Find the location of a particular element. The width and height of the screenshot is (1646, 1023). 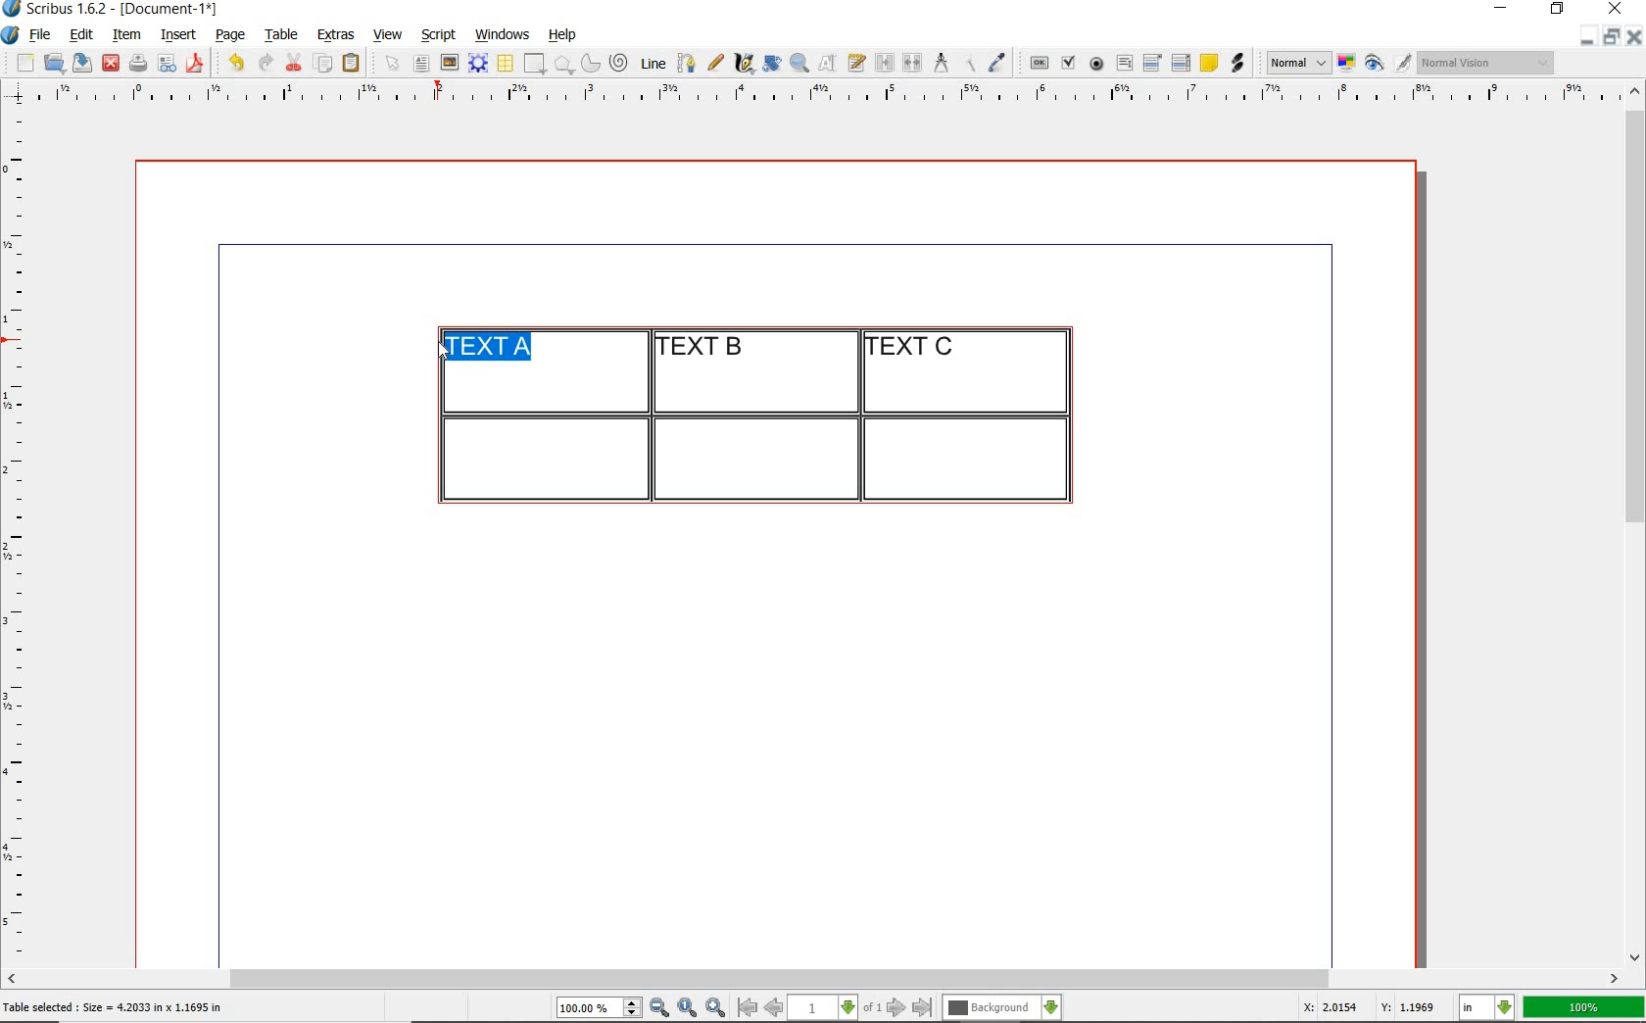

table is located at coordinates (507, 64).